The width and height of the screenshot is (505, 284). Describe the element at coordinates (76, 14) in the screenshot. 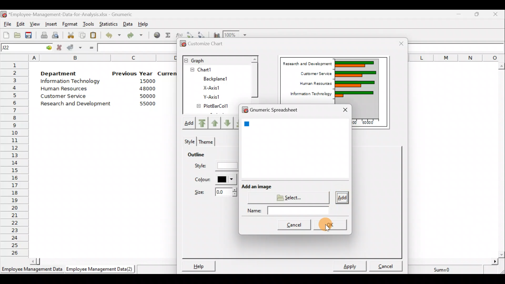

I see `‘Employee-Management-Data-for-Analysis.xlsx - Gnumeric` at that location.